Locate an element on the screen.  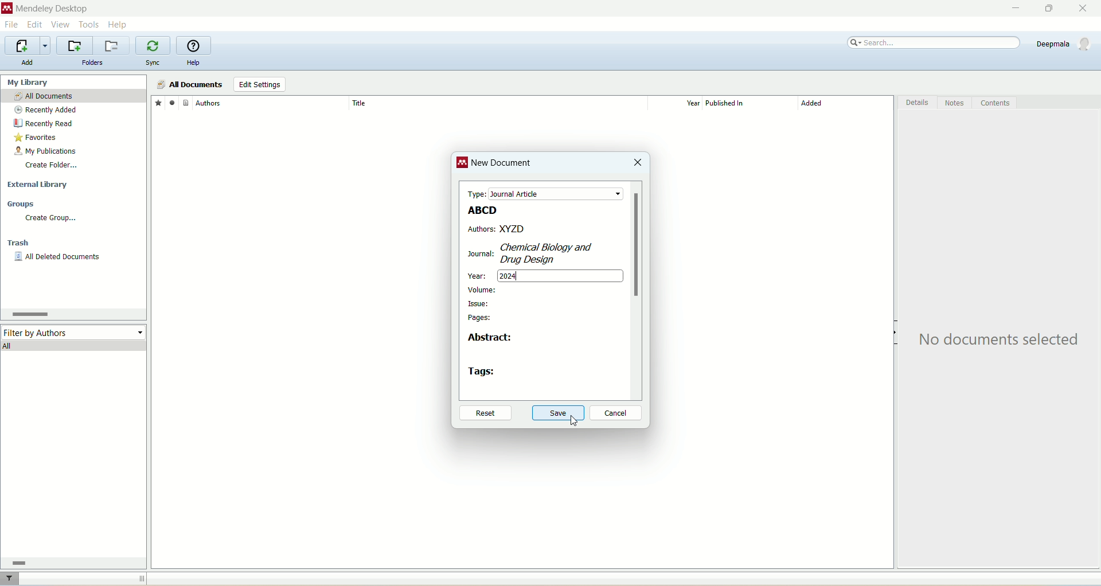
vertical scroll bar is located at coordinates (638, 291).